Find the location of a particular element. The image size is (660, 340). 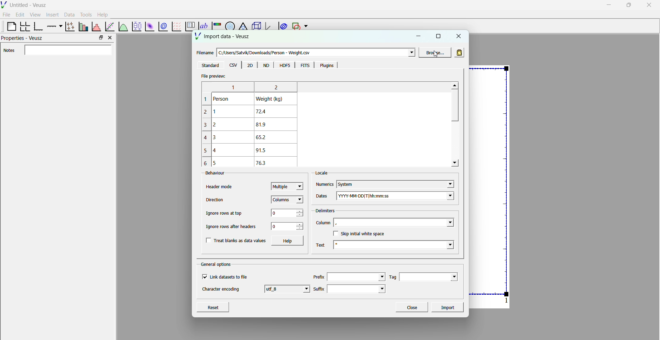

maximize is located at coordinates (438, 36).